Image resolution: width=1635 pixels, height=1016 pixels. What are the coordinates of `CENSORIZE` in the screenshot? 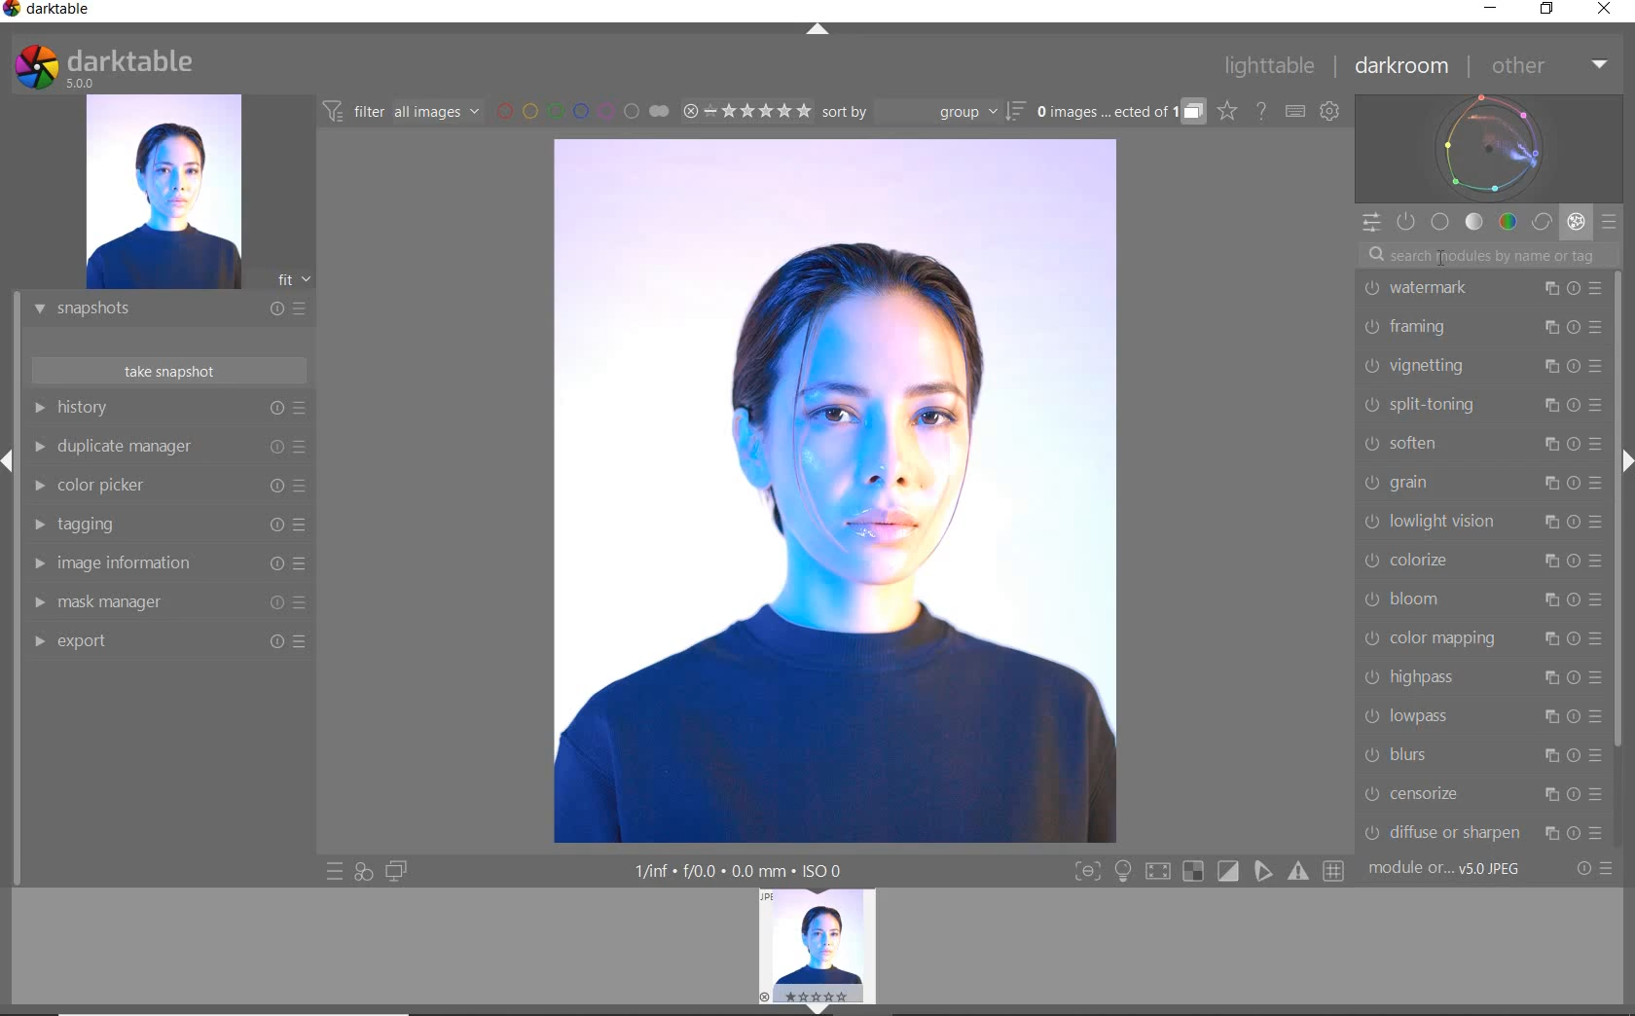 It's located at (1481, 793).